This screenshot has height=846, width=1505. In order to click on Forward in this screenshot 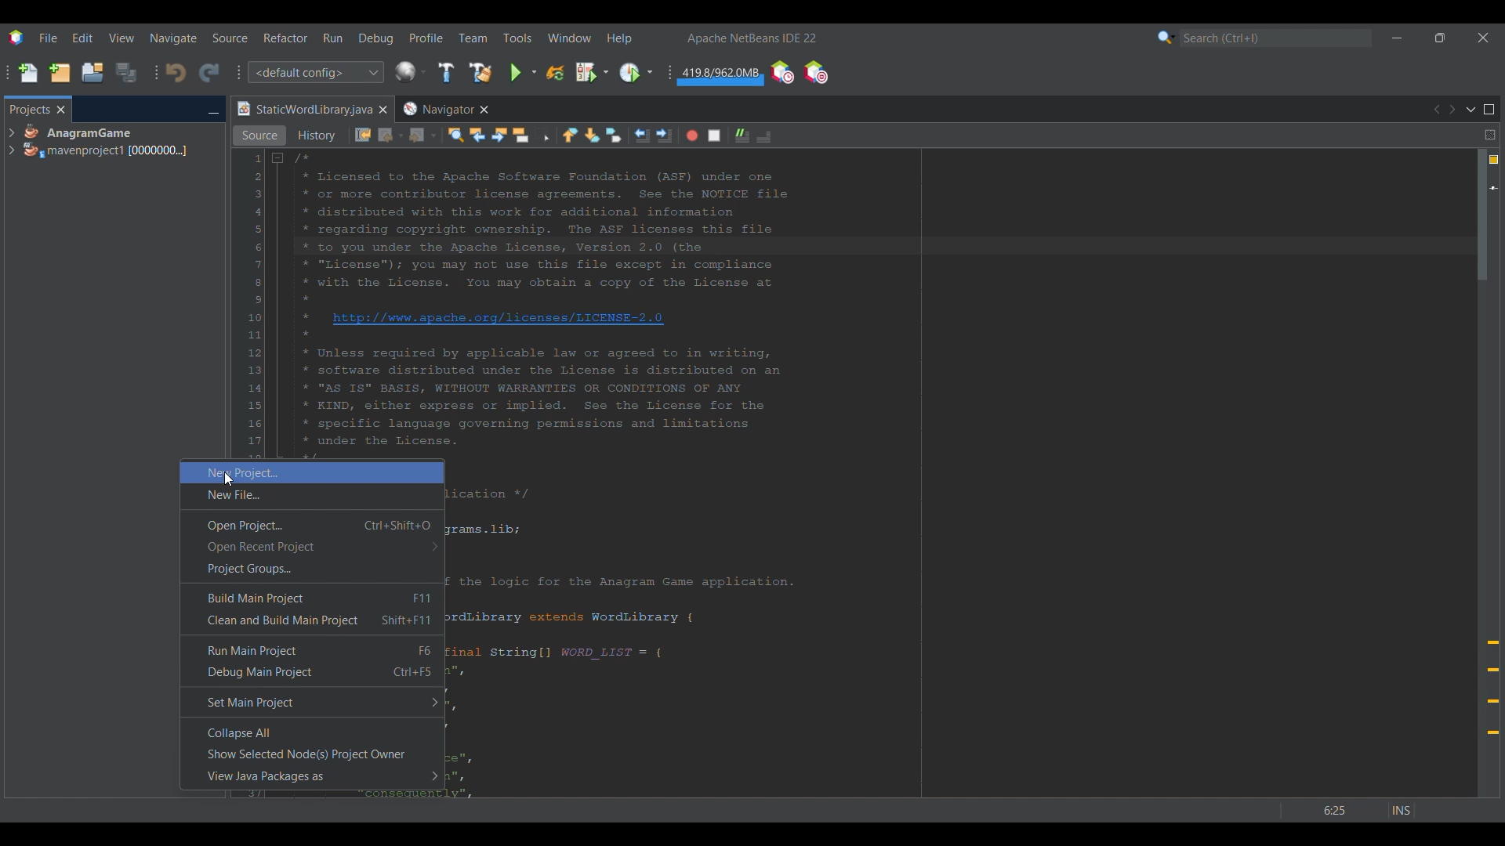, I will do `click(422, 136)`.